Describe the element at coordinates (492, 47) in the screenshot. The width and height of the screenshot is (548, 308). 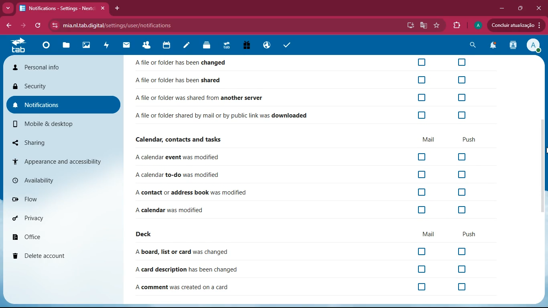
I see `notifications` at that location.